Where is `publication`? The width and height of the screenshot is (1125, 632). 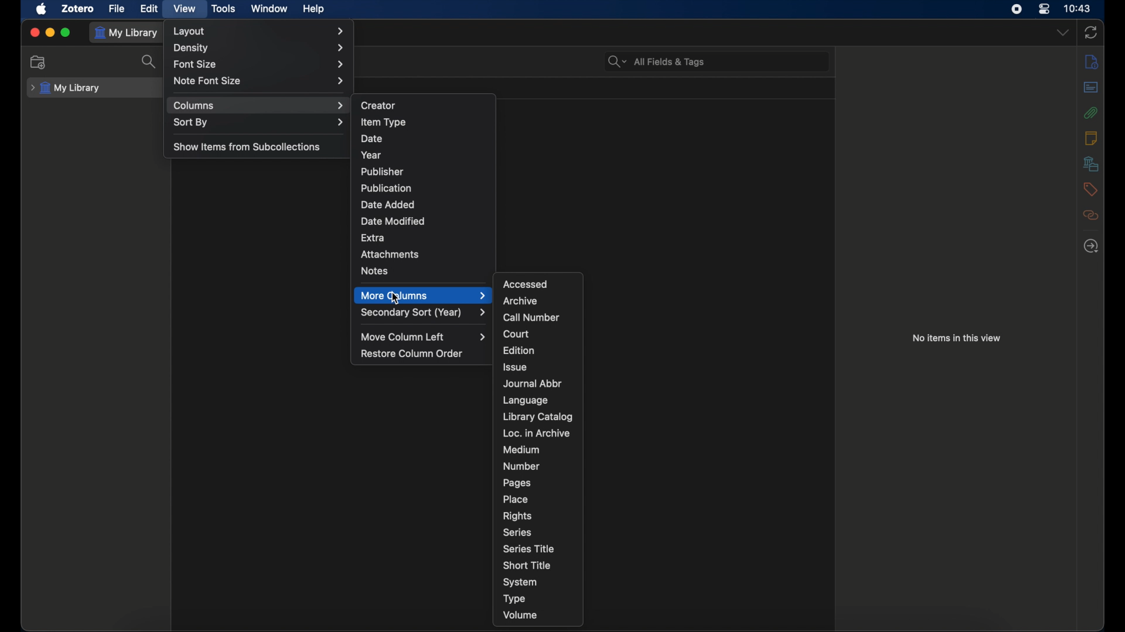 publication is located at coordinates (386, 187).